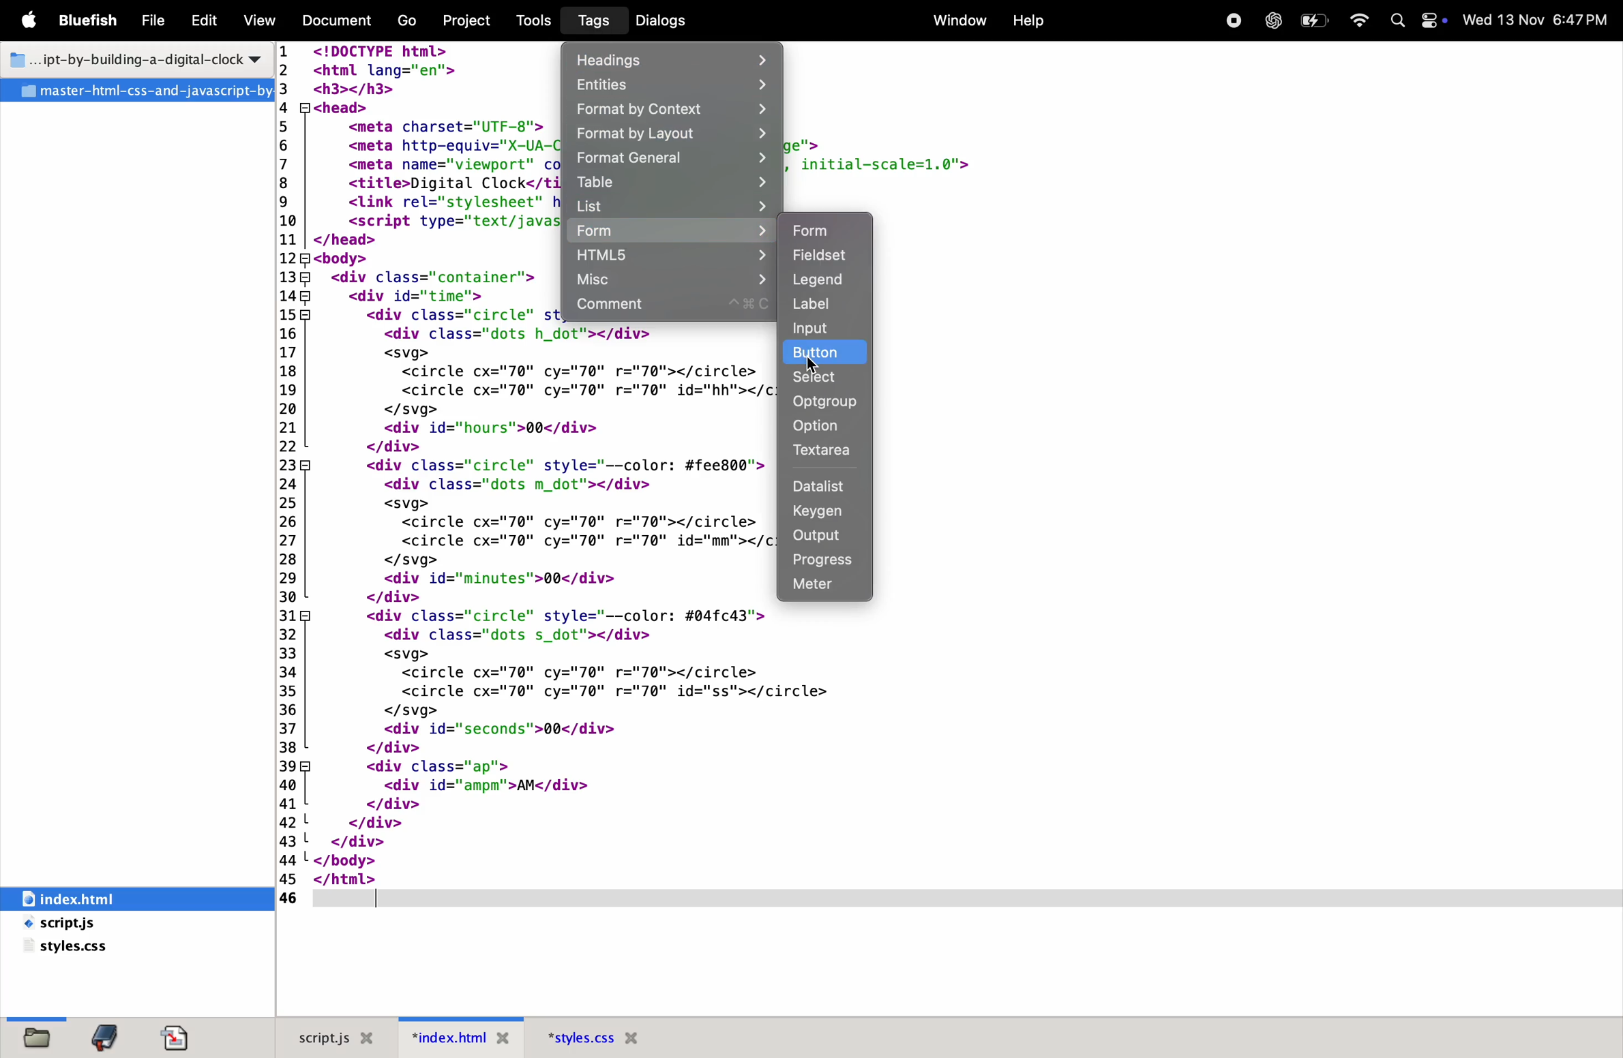  I want to click on format by layout, so click(672, 135).